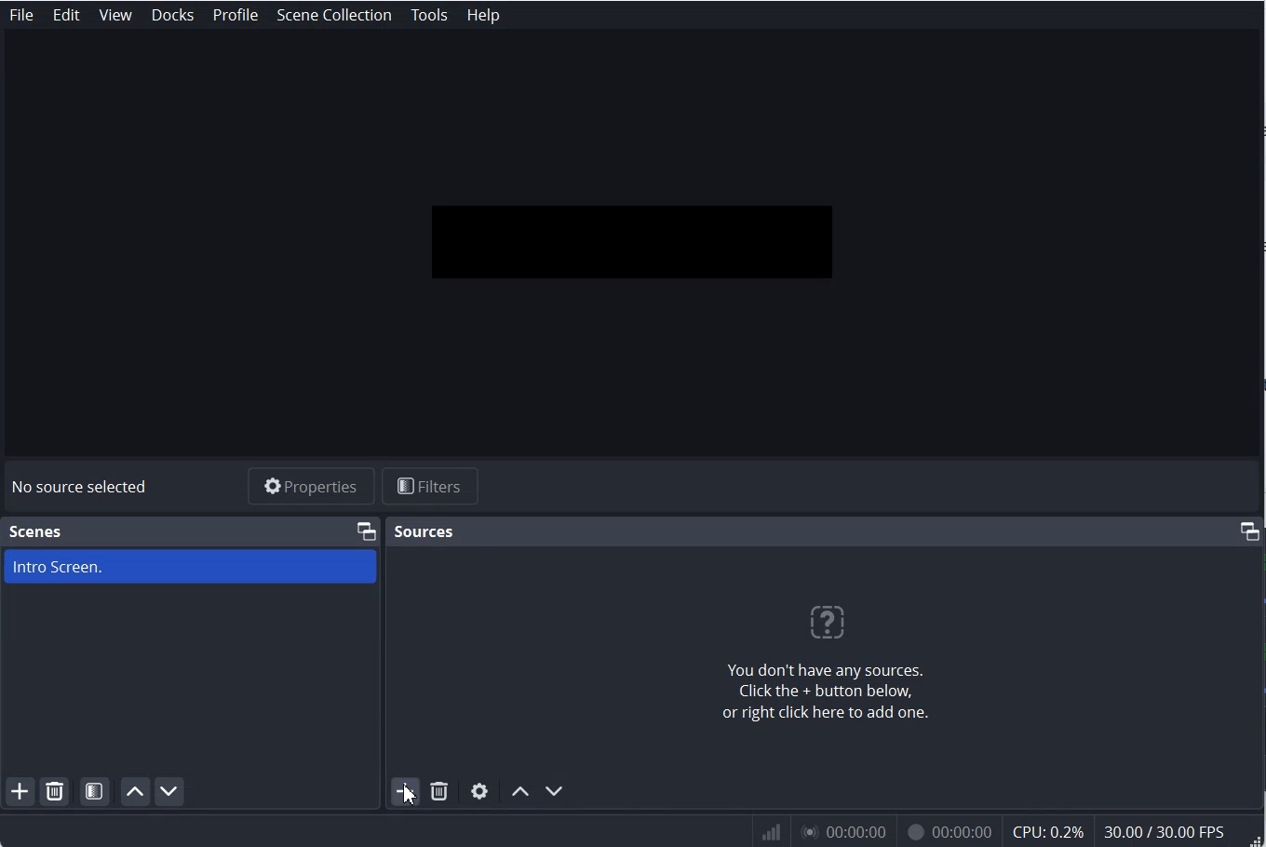 This screenshot has height=847, width=1266. I want to click on Sources, so click(423, 530).